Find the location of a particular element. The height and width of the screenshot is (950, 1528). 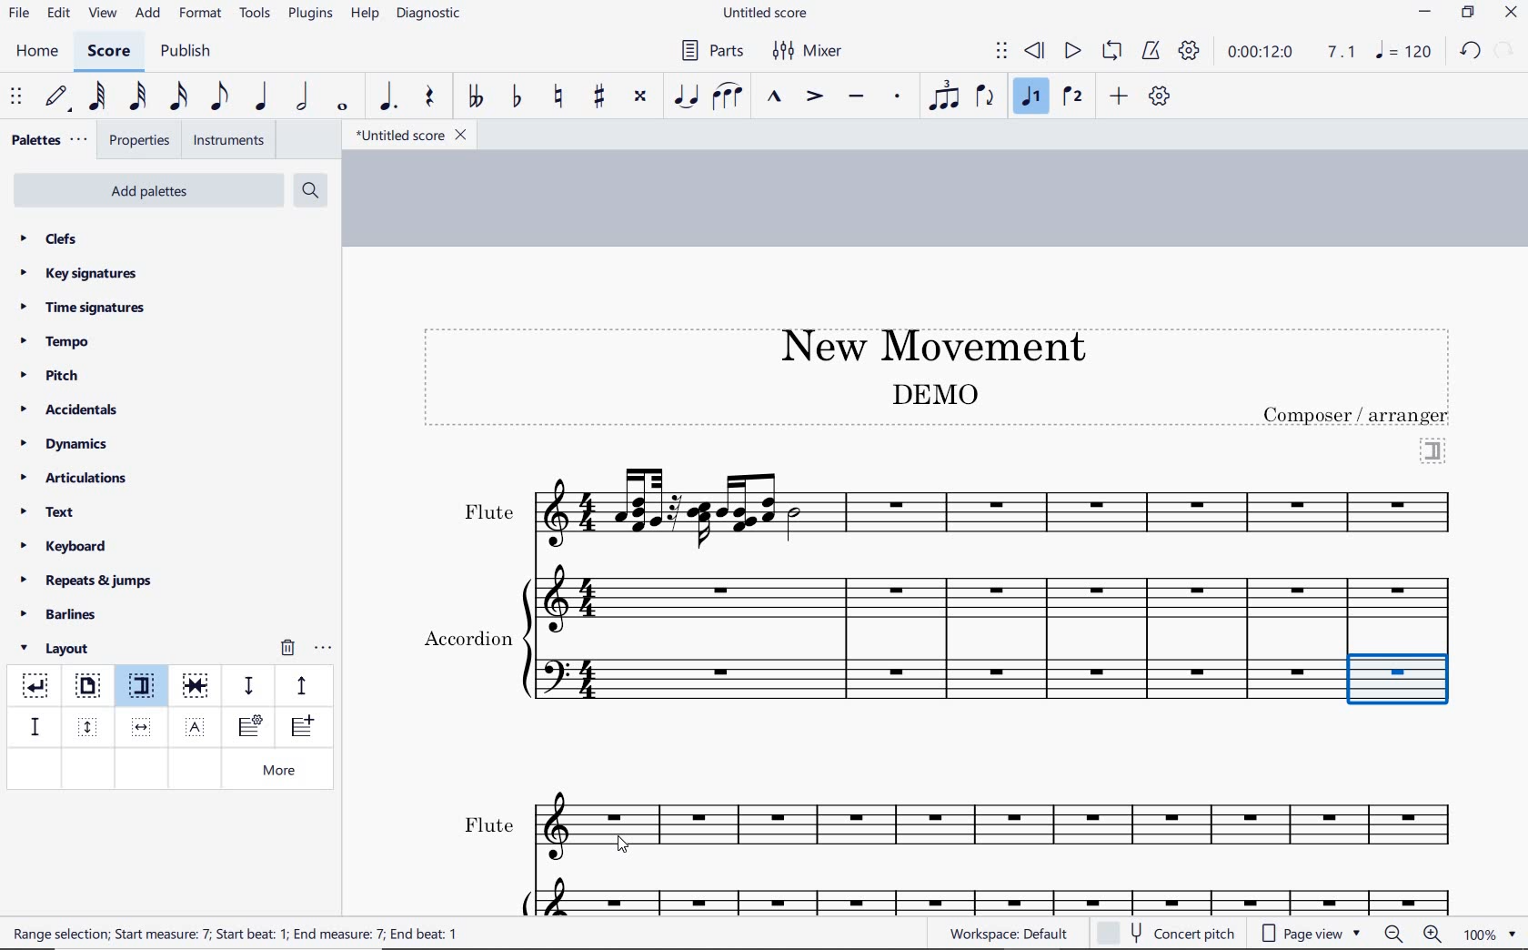

keyboard is located at coordinates (65, 546).